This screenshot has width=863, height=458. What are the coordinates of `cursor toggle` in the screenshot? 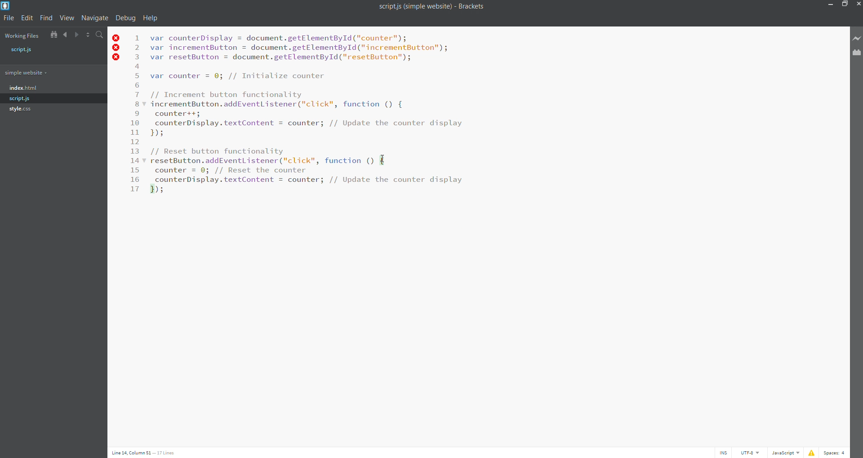 It's located at (724, 453).